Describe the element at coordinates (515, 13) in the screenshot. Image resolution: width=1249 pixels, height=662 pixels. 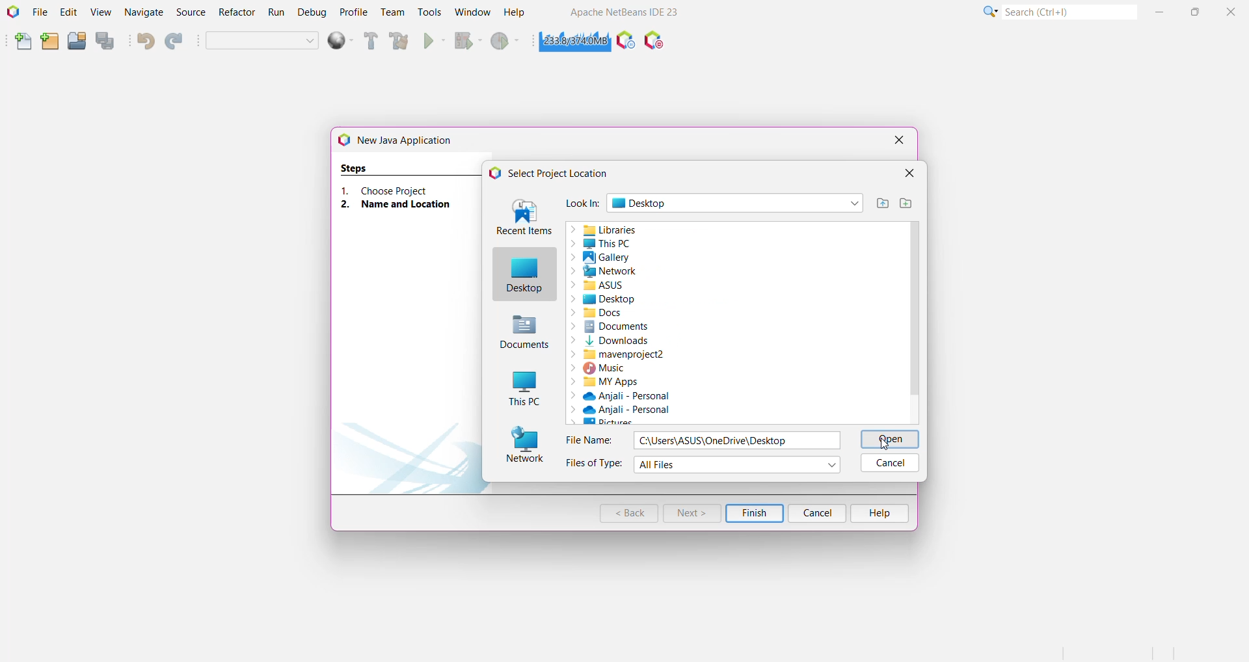
I see `Help` at that location.